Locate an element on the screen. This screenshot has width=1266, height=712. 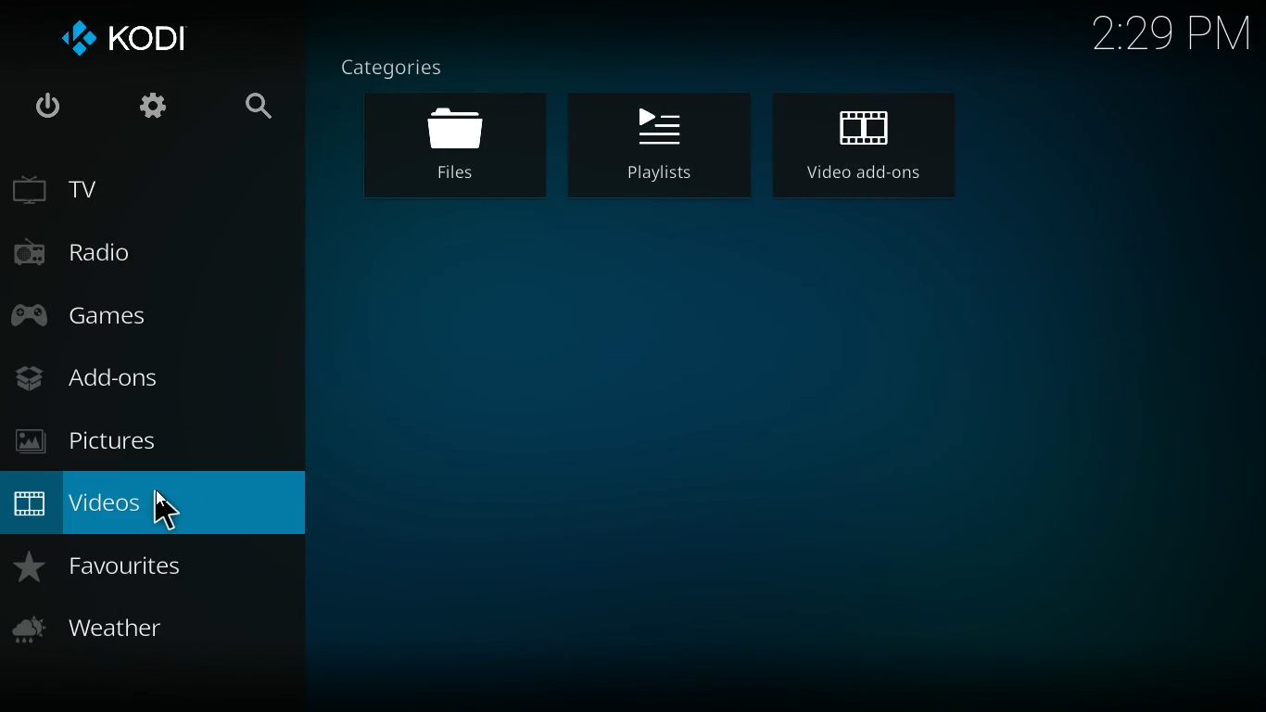
tv is located at coordinates (146, 193).